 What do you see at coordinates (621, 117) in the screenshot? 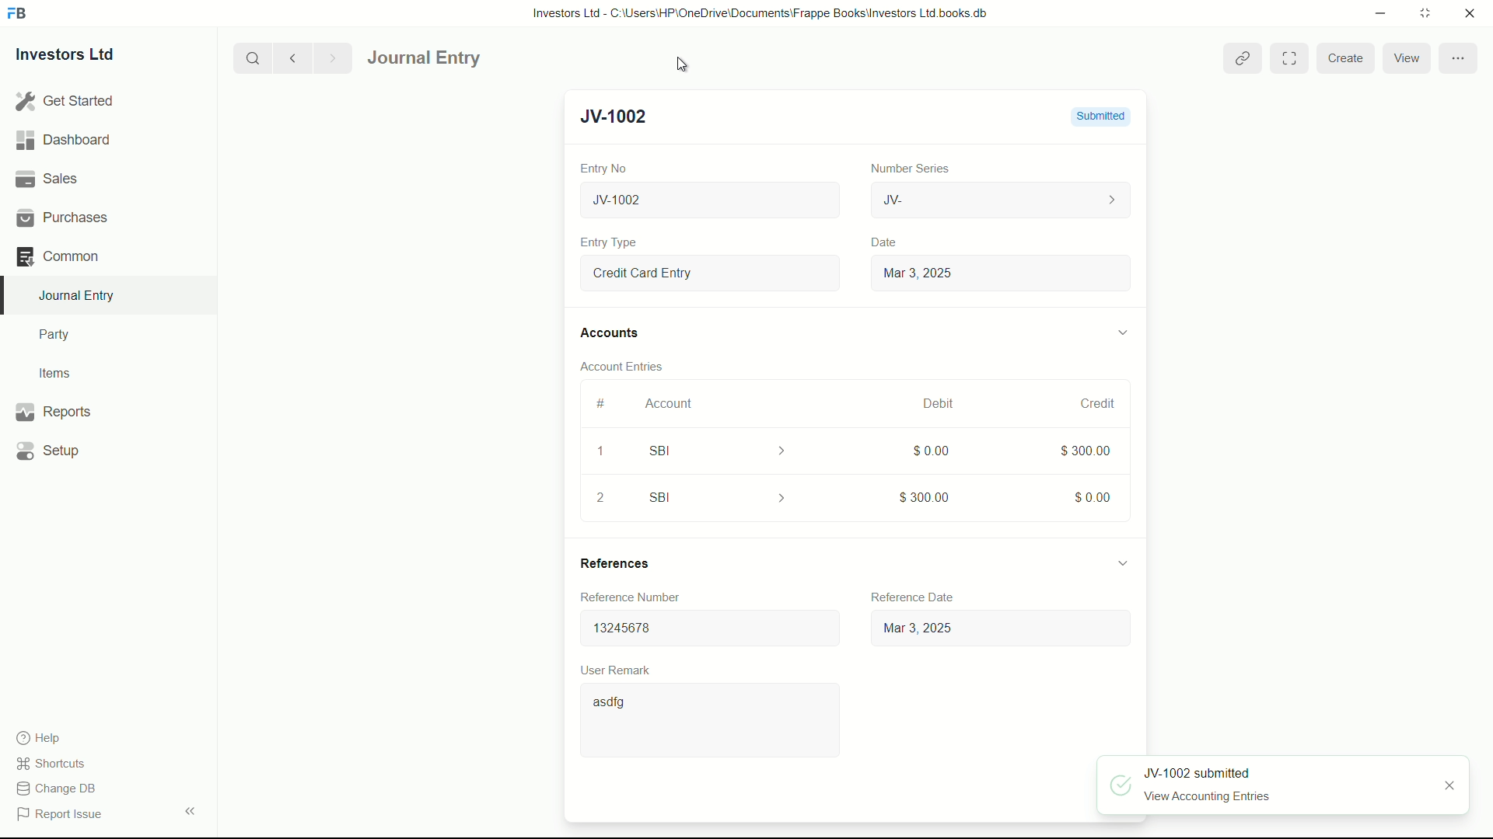
I see `New Entry` at bounding box center [621, 117].